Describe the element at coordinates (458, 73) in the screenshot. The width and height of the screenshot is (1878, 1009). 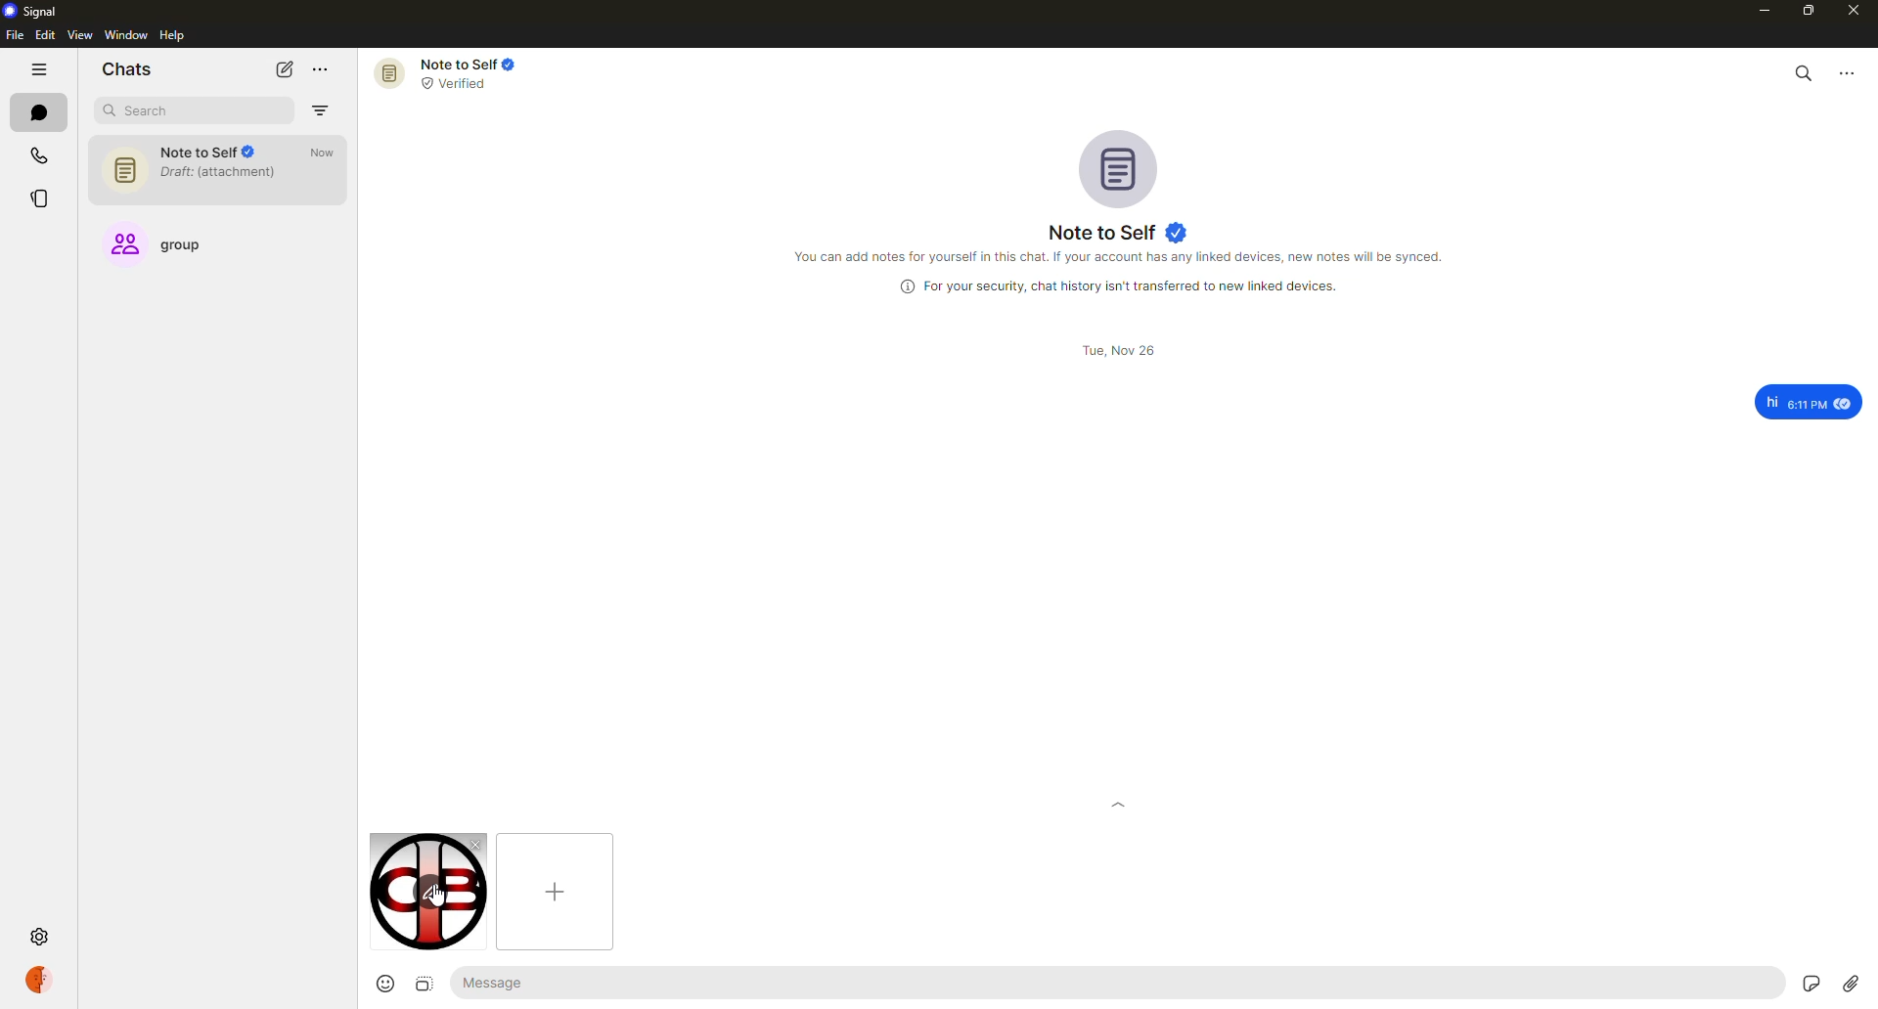
I see `note to self` at that location.